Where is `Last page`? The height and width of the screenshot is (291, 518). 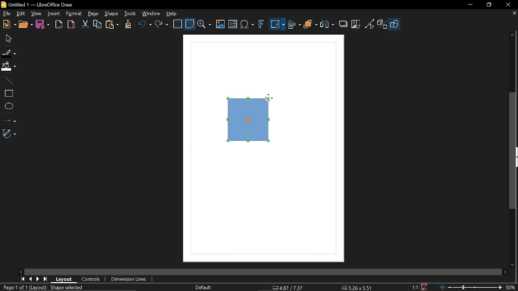
Last page is located at coordinates (45, 279).